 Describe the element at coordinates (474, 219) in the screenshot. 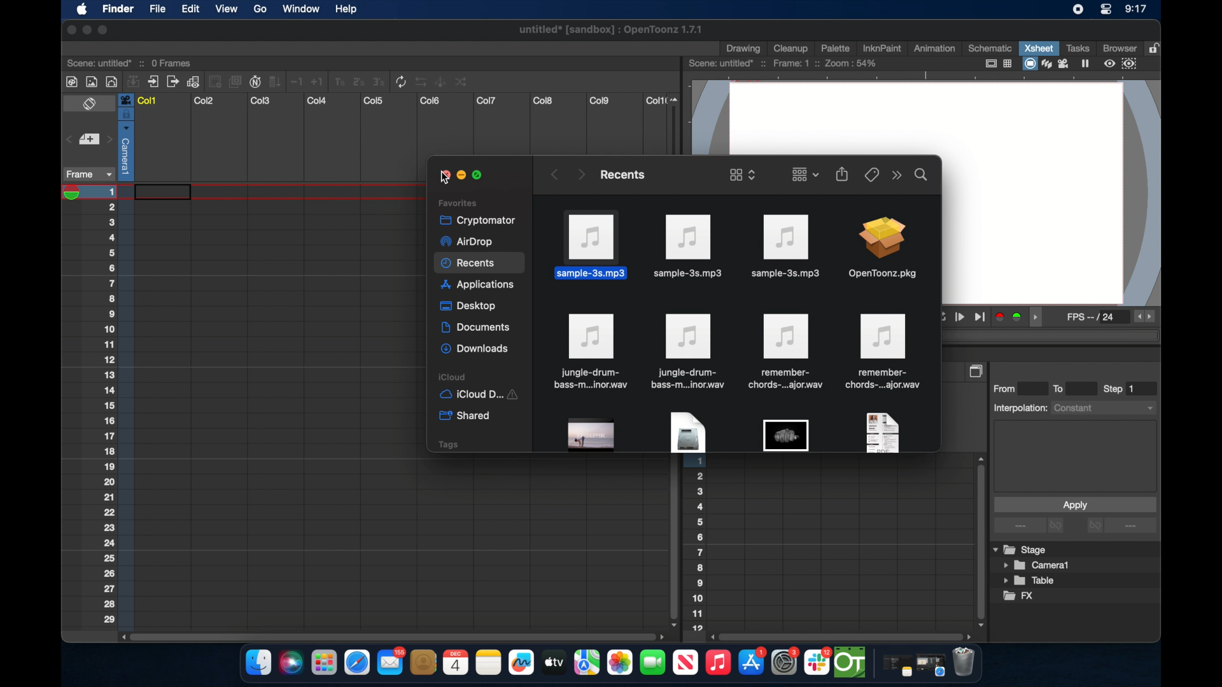

I see `cryptomator` at that location.